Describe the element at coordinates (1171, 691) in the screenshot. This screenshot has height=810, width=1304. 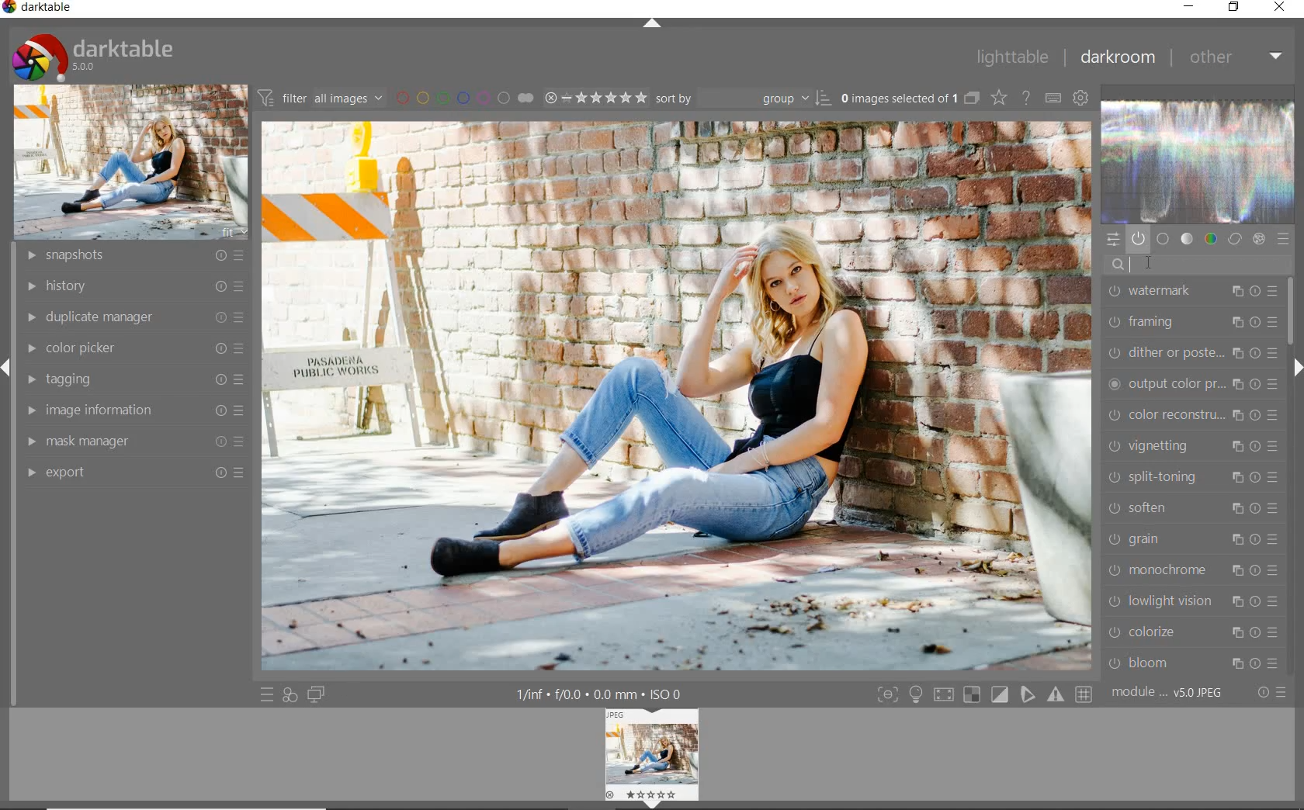
I see `module order` at that location.